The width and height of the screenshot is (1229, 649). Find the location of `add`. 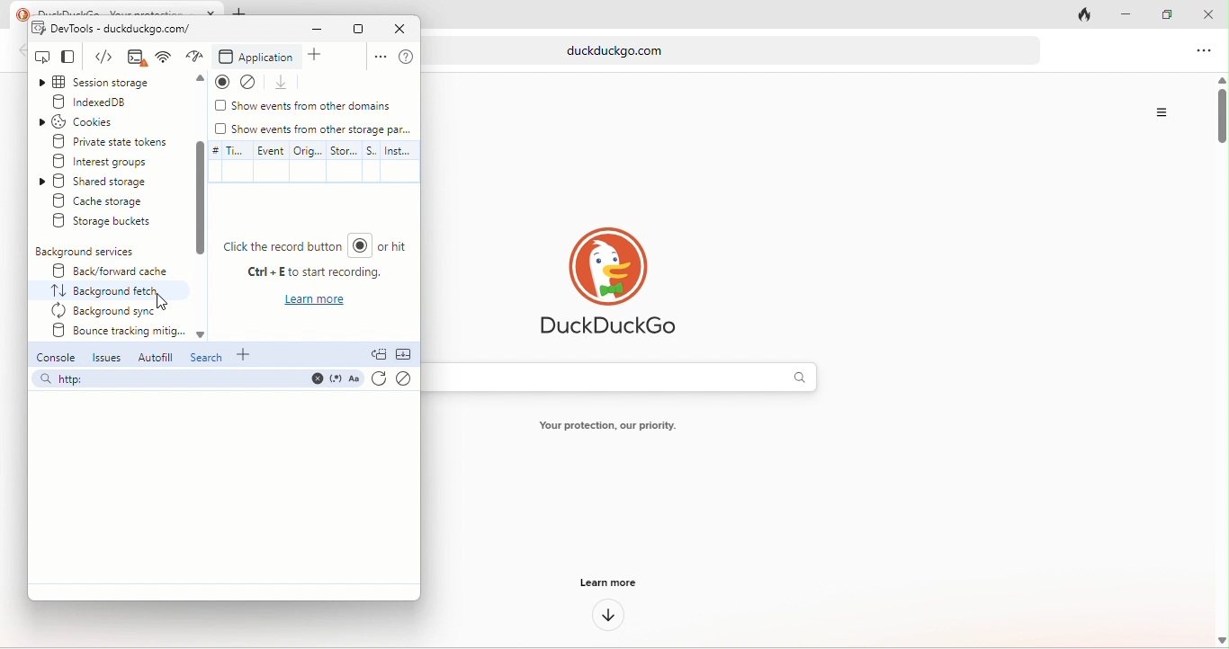

add is located at coordinates (247, 355).